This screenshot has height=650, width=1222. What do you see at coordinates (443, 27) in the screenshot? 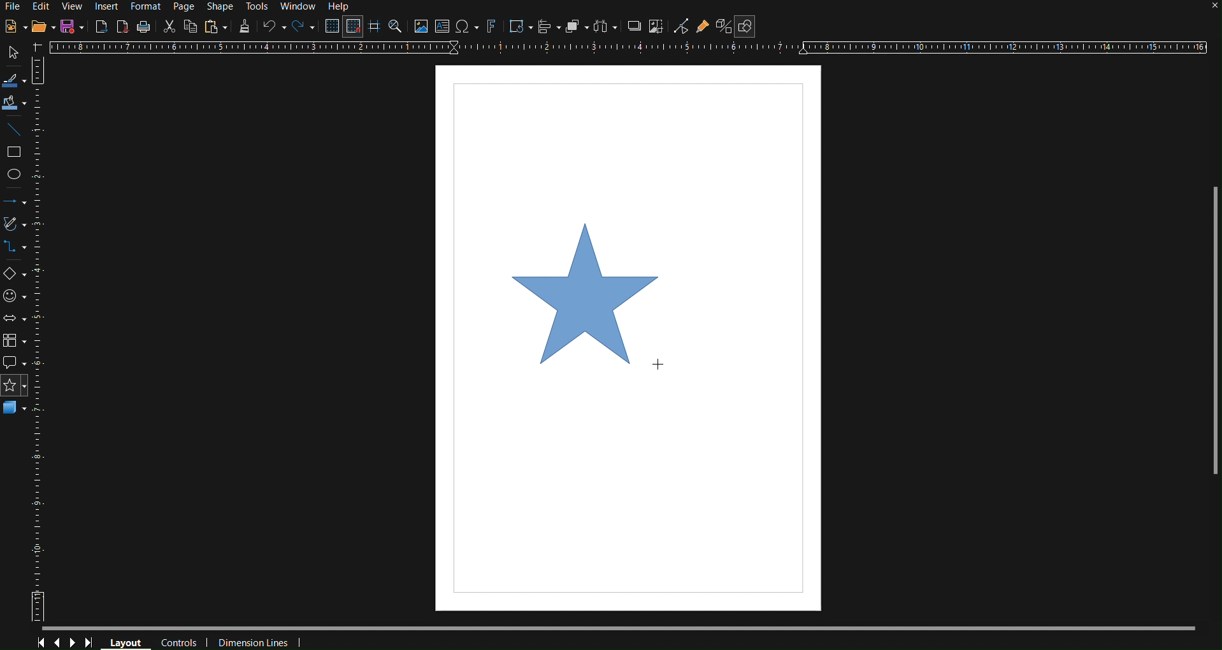
I see `Insert Wordbox` at bounding box center [443, 27].